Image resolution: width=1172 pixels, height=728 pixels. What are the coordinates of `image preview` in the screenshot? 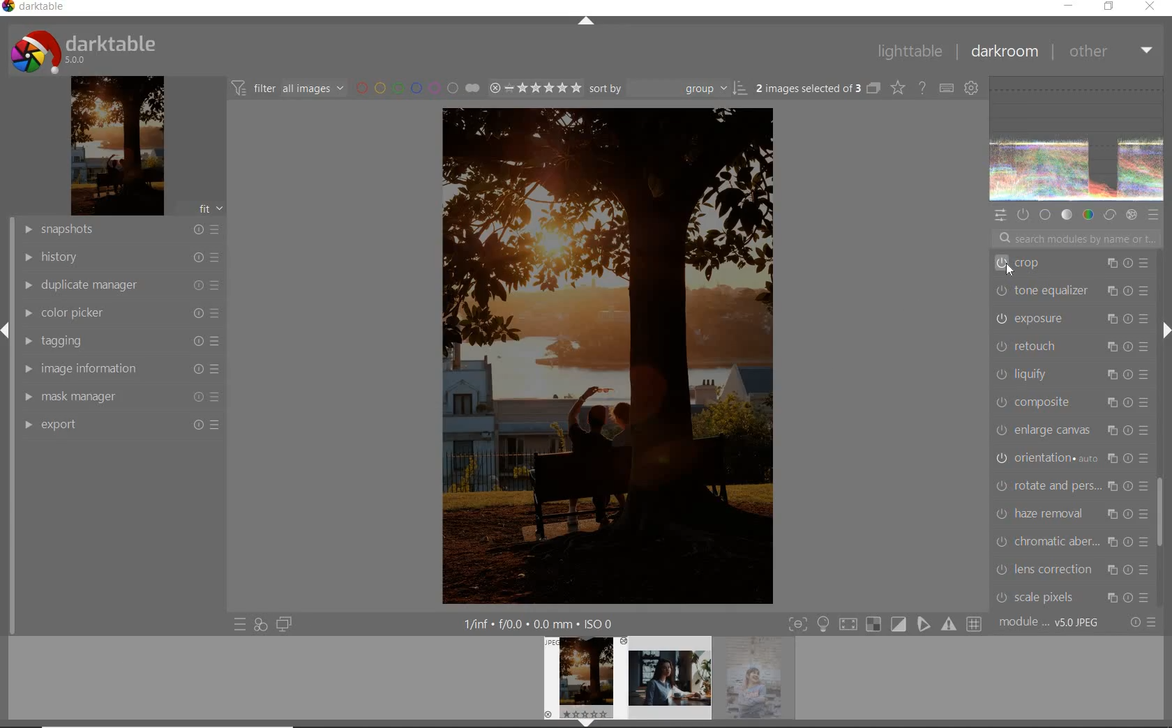 It's located at (669, 682).